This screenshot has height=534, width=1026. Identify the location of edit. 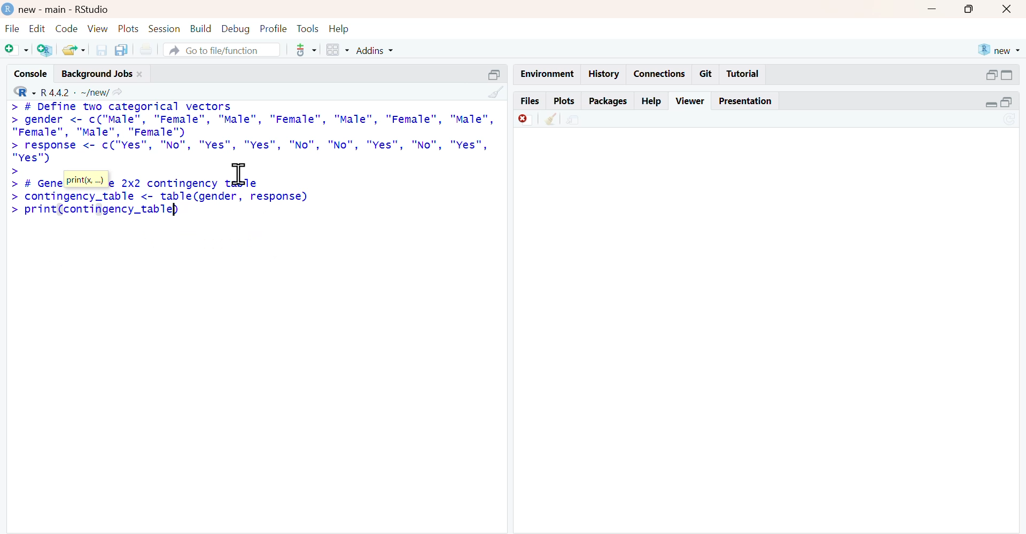
(38, 29).